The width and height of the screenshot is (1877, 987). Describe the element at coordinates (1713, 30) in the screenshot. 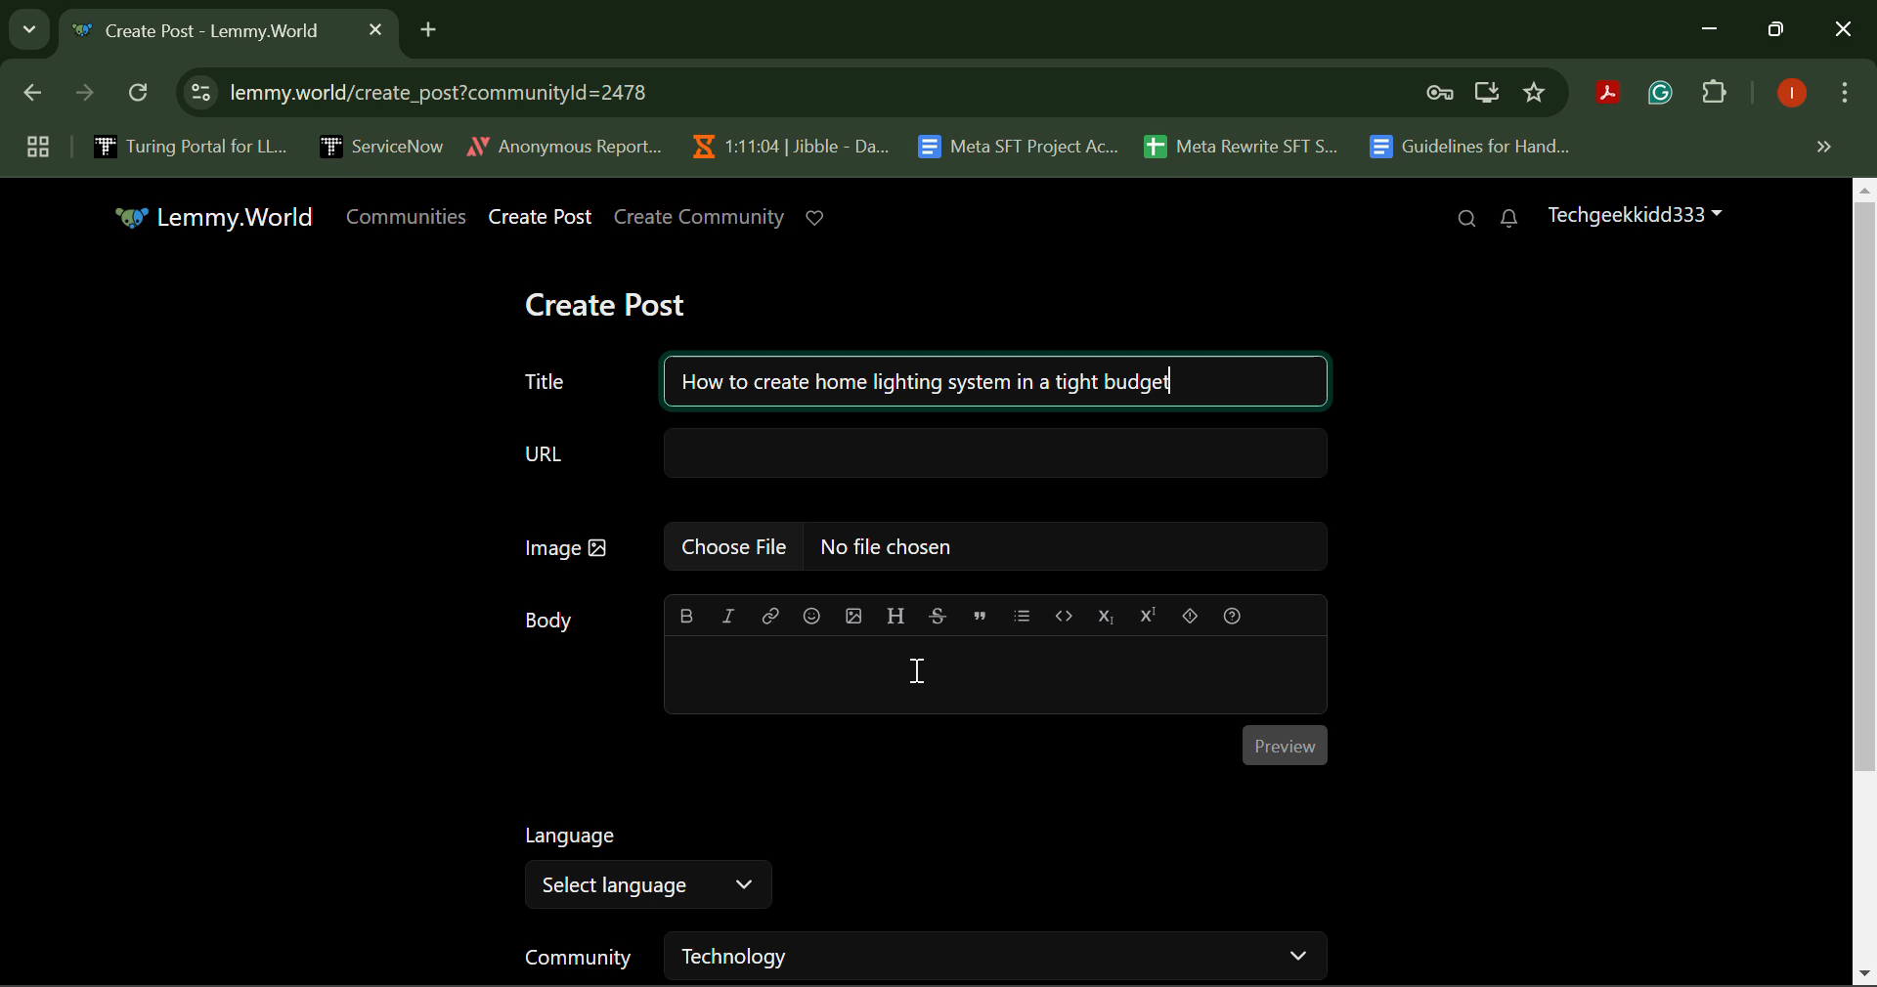

I see `Minimize Down` at that location.